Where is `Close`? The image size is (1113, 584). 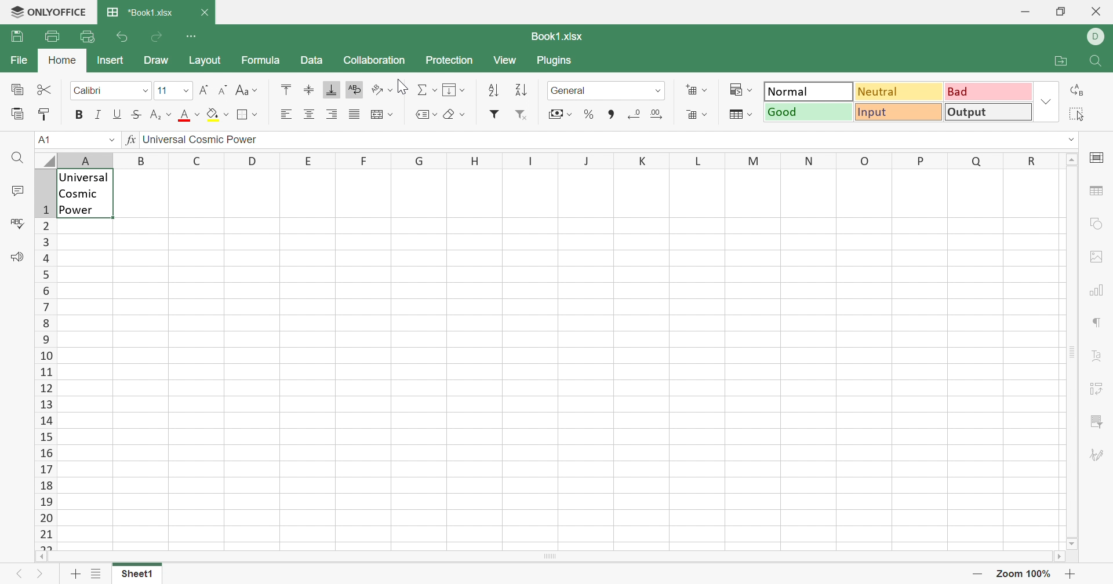 Close is located at coordinates (1100, 10).